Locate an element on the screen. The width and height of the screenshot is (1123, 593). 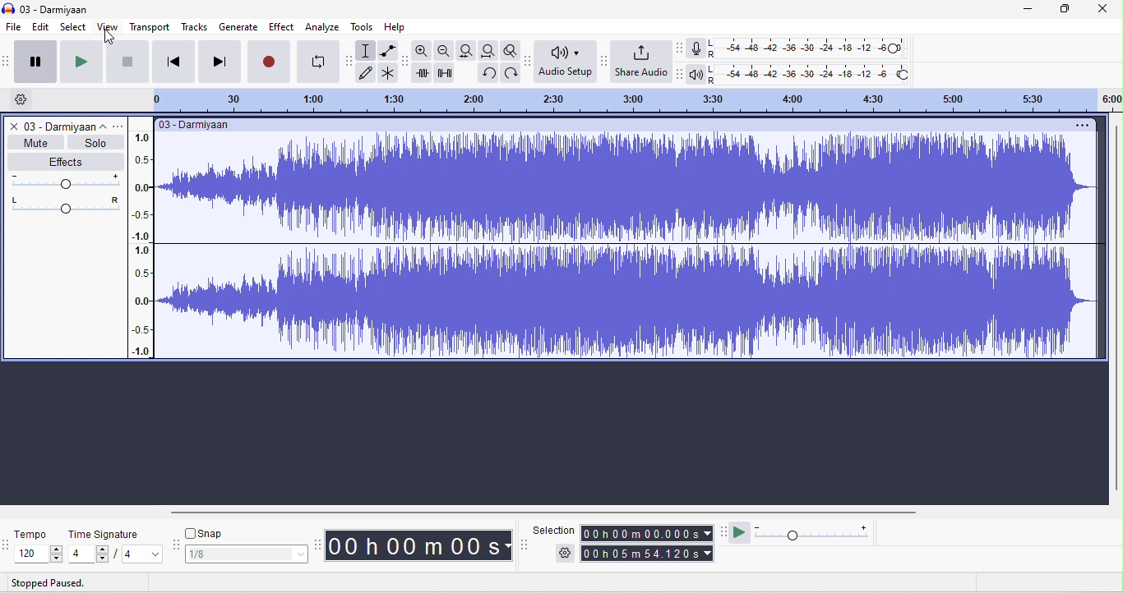
title is located at coordinates (66, 126).